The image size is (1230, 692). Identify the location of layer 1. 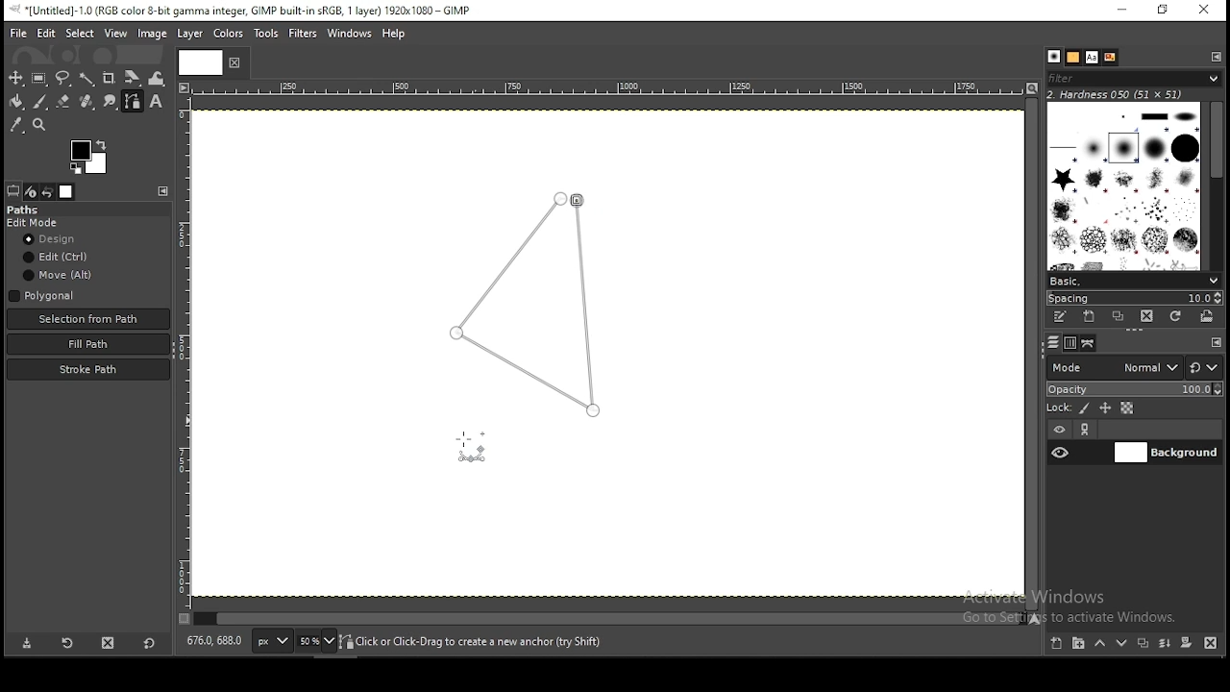
(1166, 453).